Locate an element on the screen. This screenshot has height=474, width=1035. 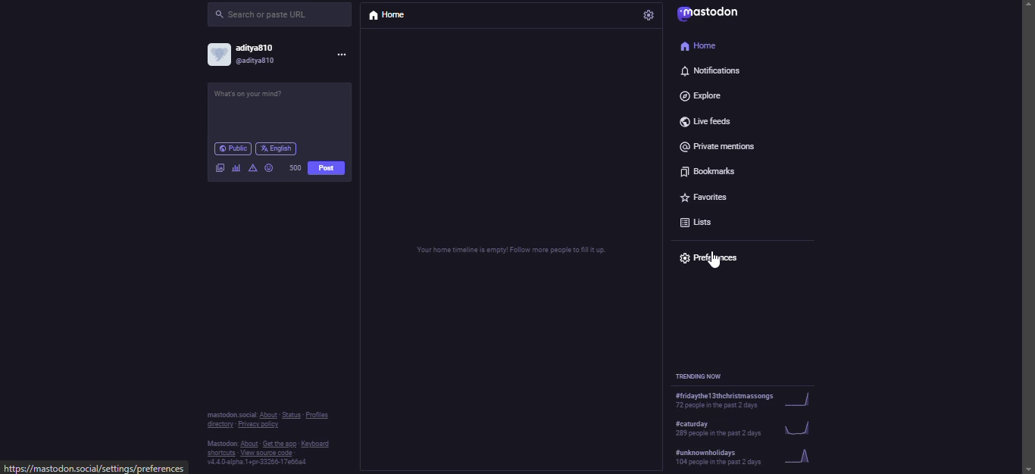
private mentions is located at coordinates (720, 145).